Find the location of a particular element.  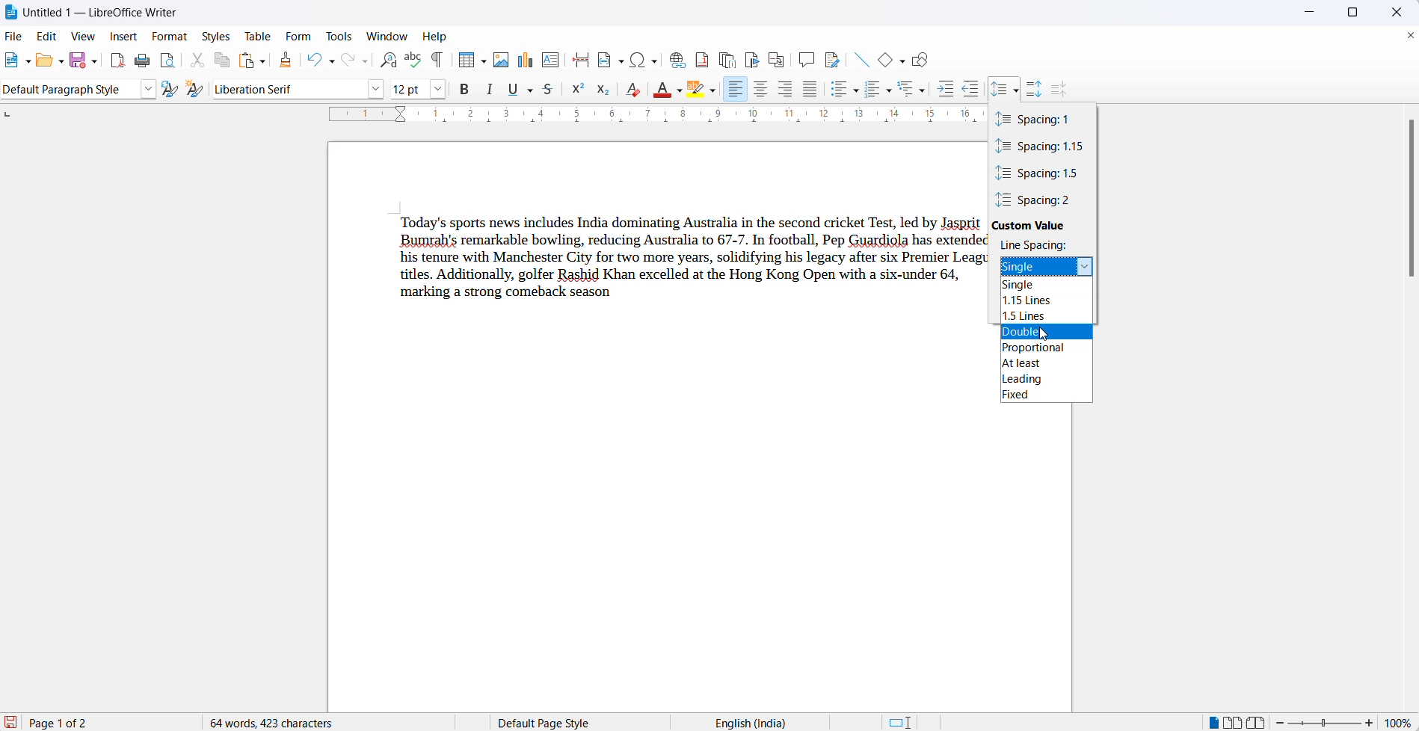

insert hyperlink is located at coordinates (642, 60).